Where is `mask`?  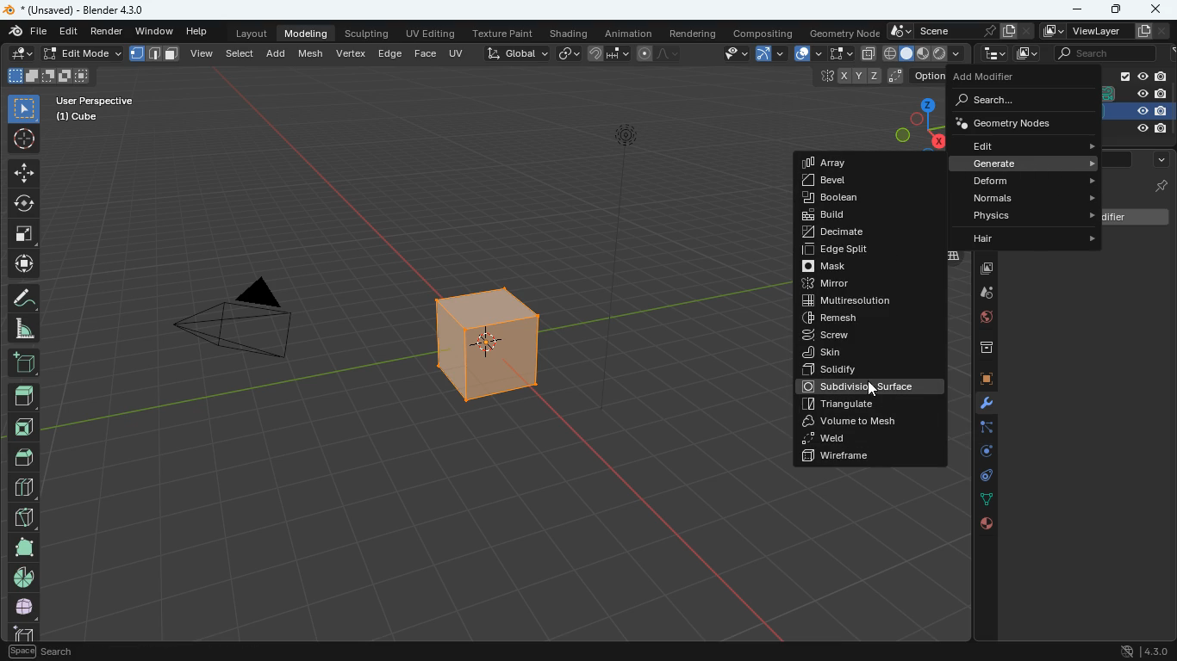 mask is located at coordinates (854, 267).